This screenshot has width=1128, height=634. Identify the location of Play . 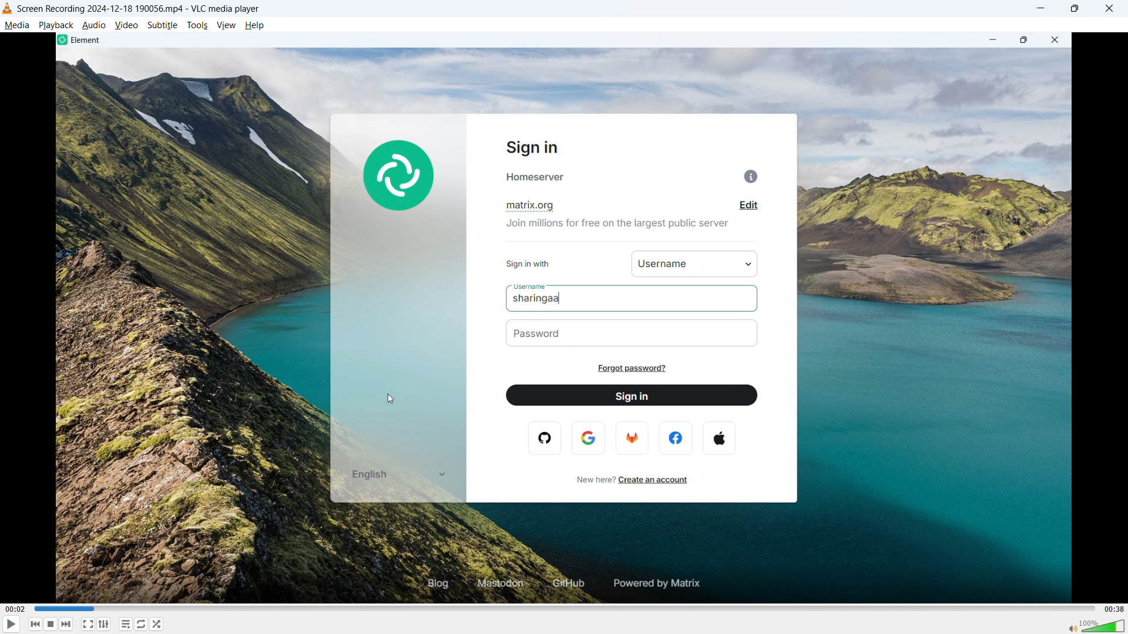
(11, 624).